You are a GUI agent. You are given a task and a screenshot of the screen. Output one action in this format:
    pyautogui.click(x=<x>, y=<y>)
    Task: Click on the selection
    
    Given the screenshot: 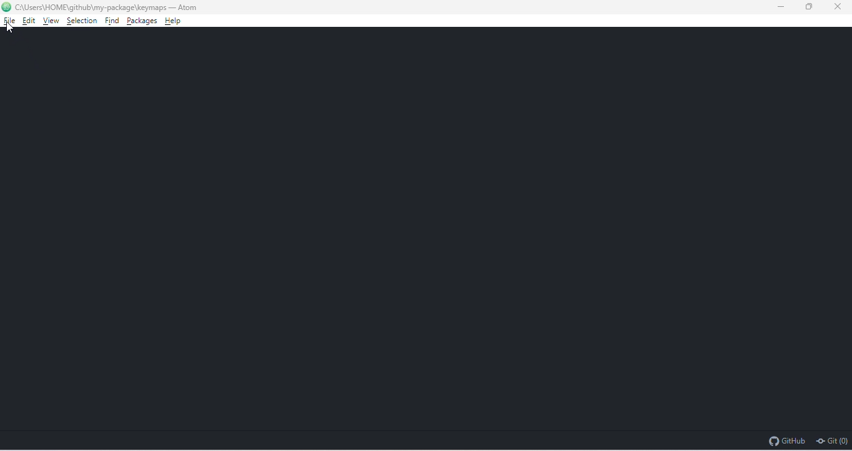 What is the action you would take?
    pyautogui.click(x=83, y=21)
    